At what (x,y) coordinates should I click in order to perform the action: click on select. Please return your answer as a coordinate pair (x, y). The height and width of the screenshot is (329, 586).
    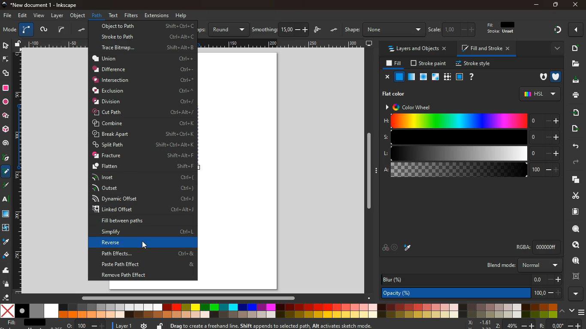
    Looking at the image, I should click on (5, 45).